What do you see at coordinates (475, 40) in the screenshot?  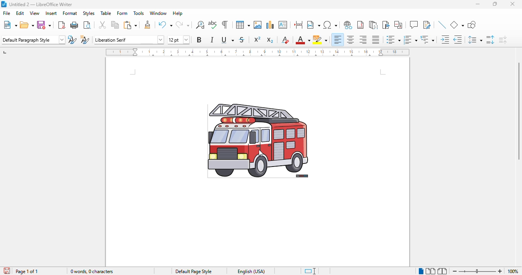 I see `set line spacing` at bounding box center [475, 40].